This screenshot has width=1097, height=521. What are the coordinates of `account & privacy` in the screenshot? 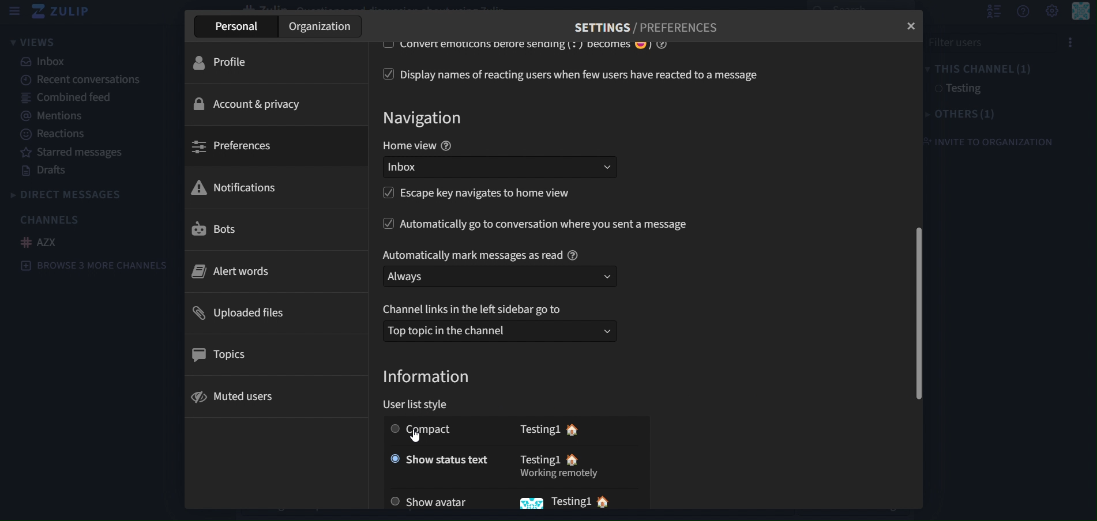 It's located at (250, 103).